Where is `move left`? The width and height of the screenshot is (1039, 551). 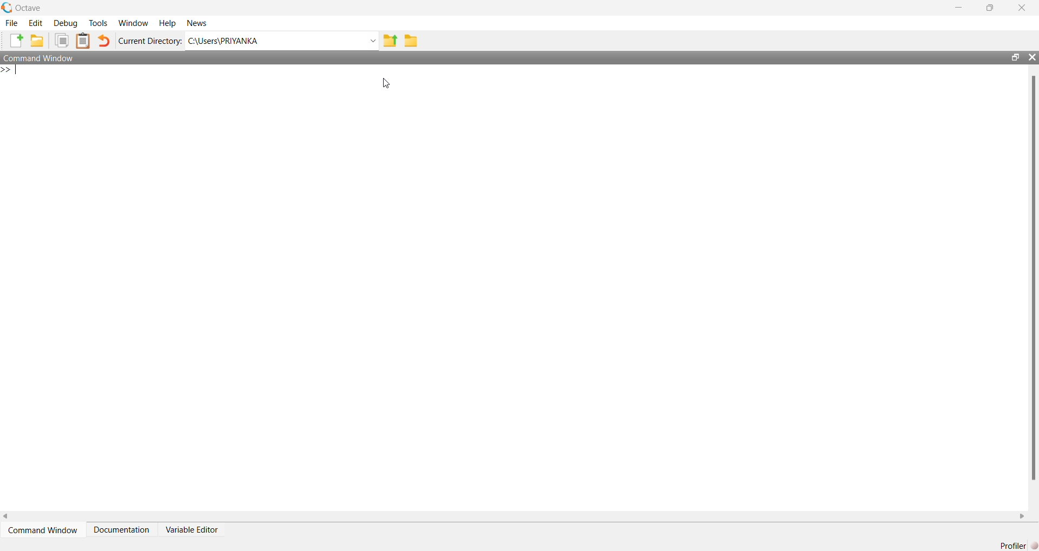 move left is located at coordinates (6, 514).